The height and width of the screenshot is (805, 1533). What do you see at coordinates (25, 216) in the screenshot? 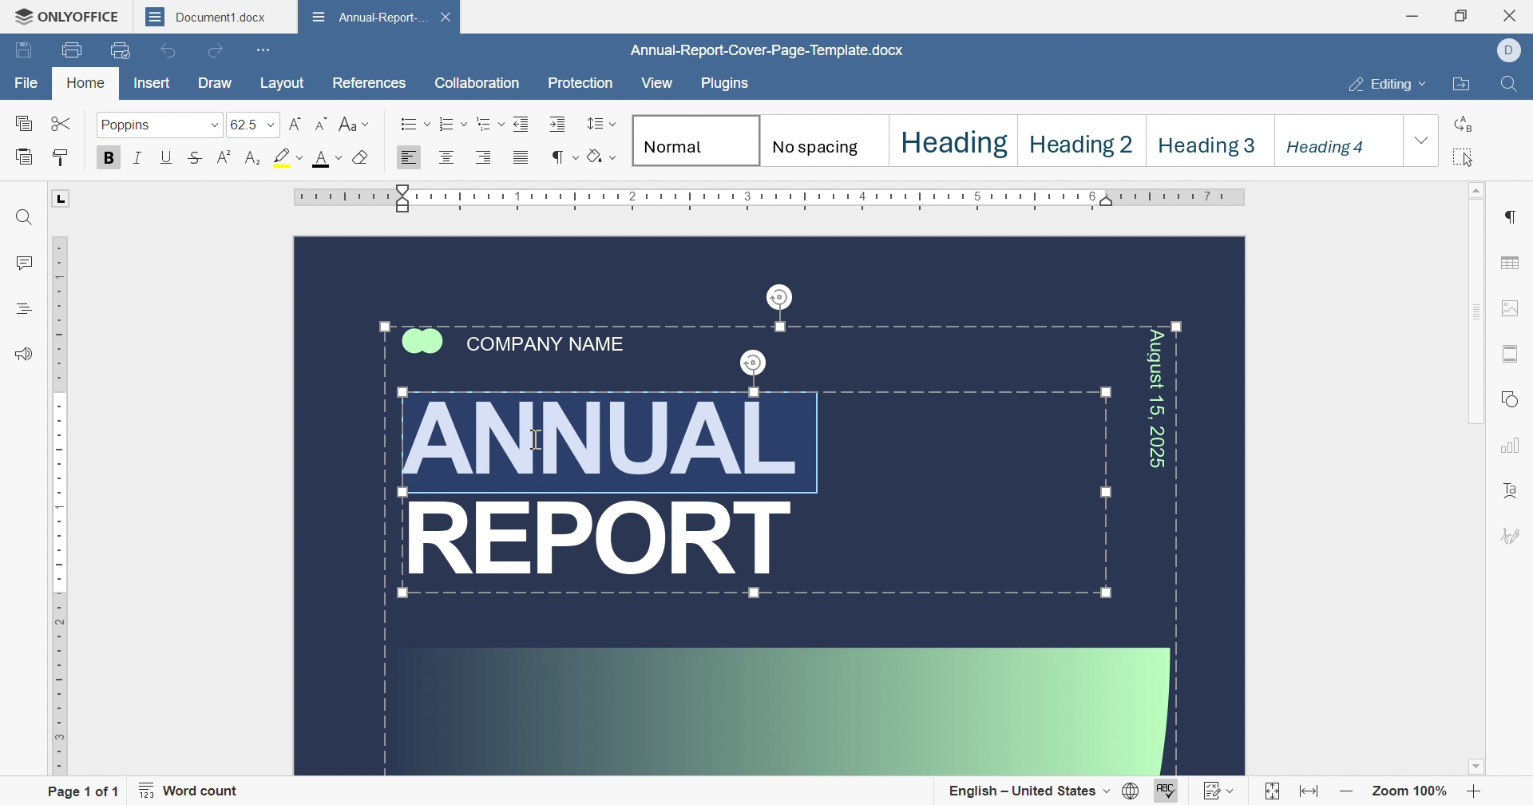
I see `find` at bounding box center [25, 216].